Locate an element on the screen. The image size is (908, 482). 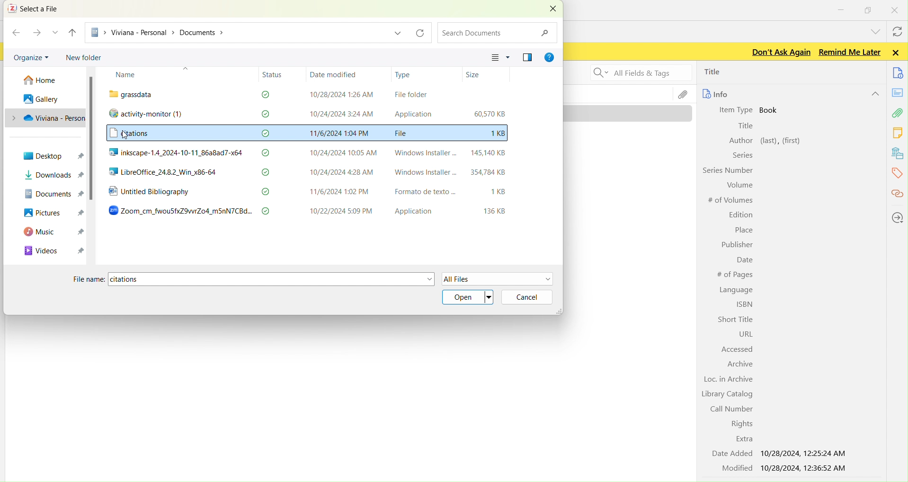
“ grassdata is located at coordinates (134, 96).